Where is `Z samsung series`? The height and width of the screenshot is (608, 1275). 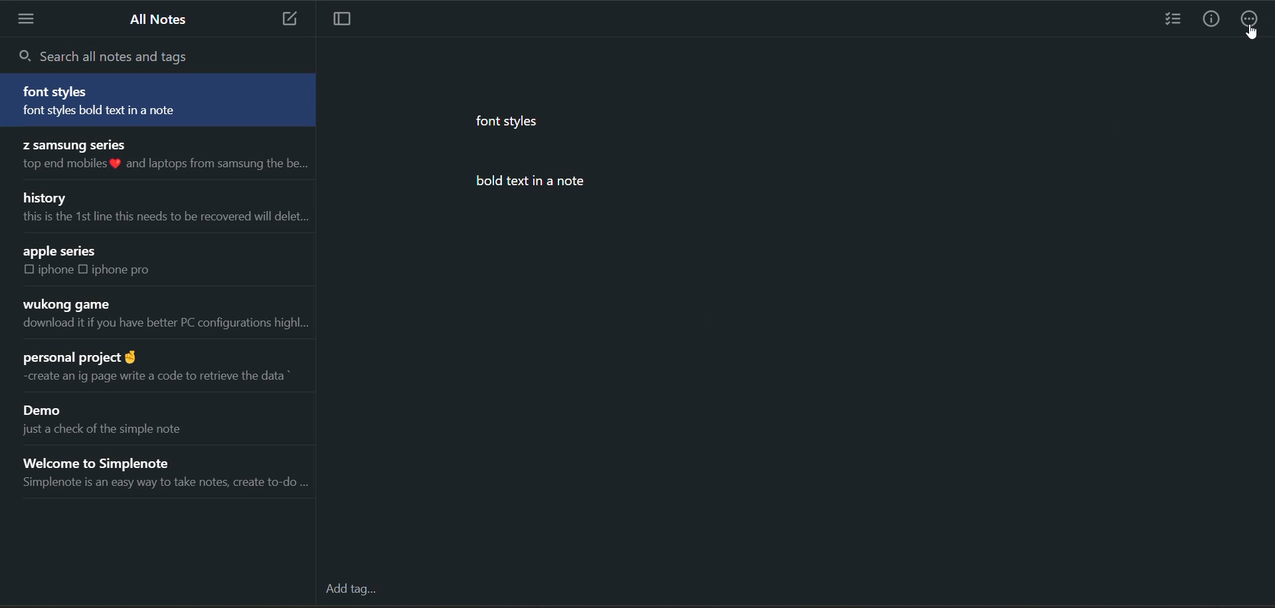 Z samsung series is located at coordinates (72, 143).